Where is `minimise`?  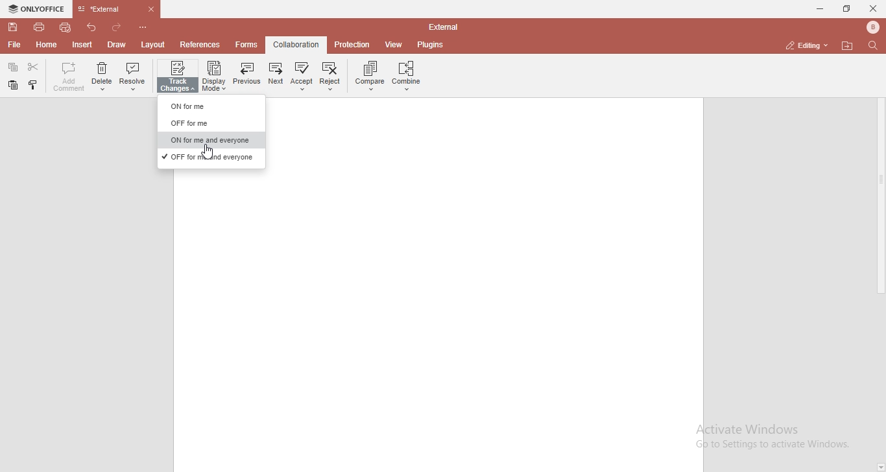
minimise is located at coordinates (818, 8).